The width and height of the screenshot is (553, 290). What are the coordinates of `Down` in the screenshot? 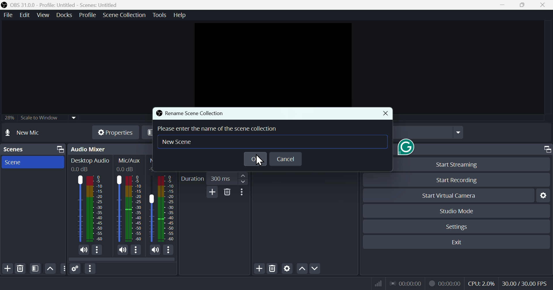 It's located at (317, 268).